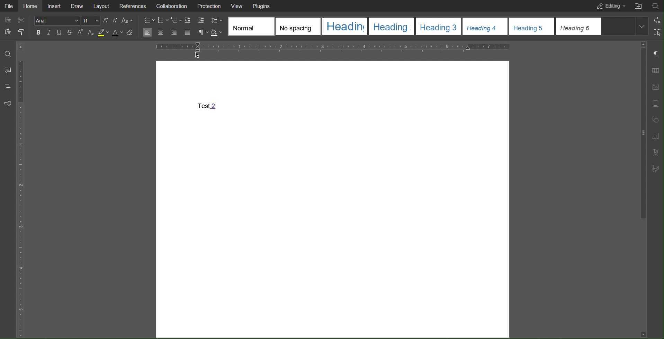 Image resolution: width=664 pixels, height=339 pixels. What do you see at coordinates (334, 46) in the screenshot?
I see `Horizontal Ruler` at bounding box center [334, 46].